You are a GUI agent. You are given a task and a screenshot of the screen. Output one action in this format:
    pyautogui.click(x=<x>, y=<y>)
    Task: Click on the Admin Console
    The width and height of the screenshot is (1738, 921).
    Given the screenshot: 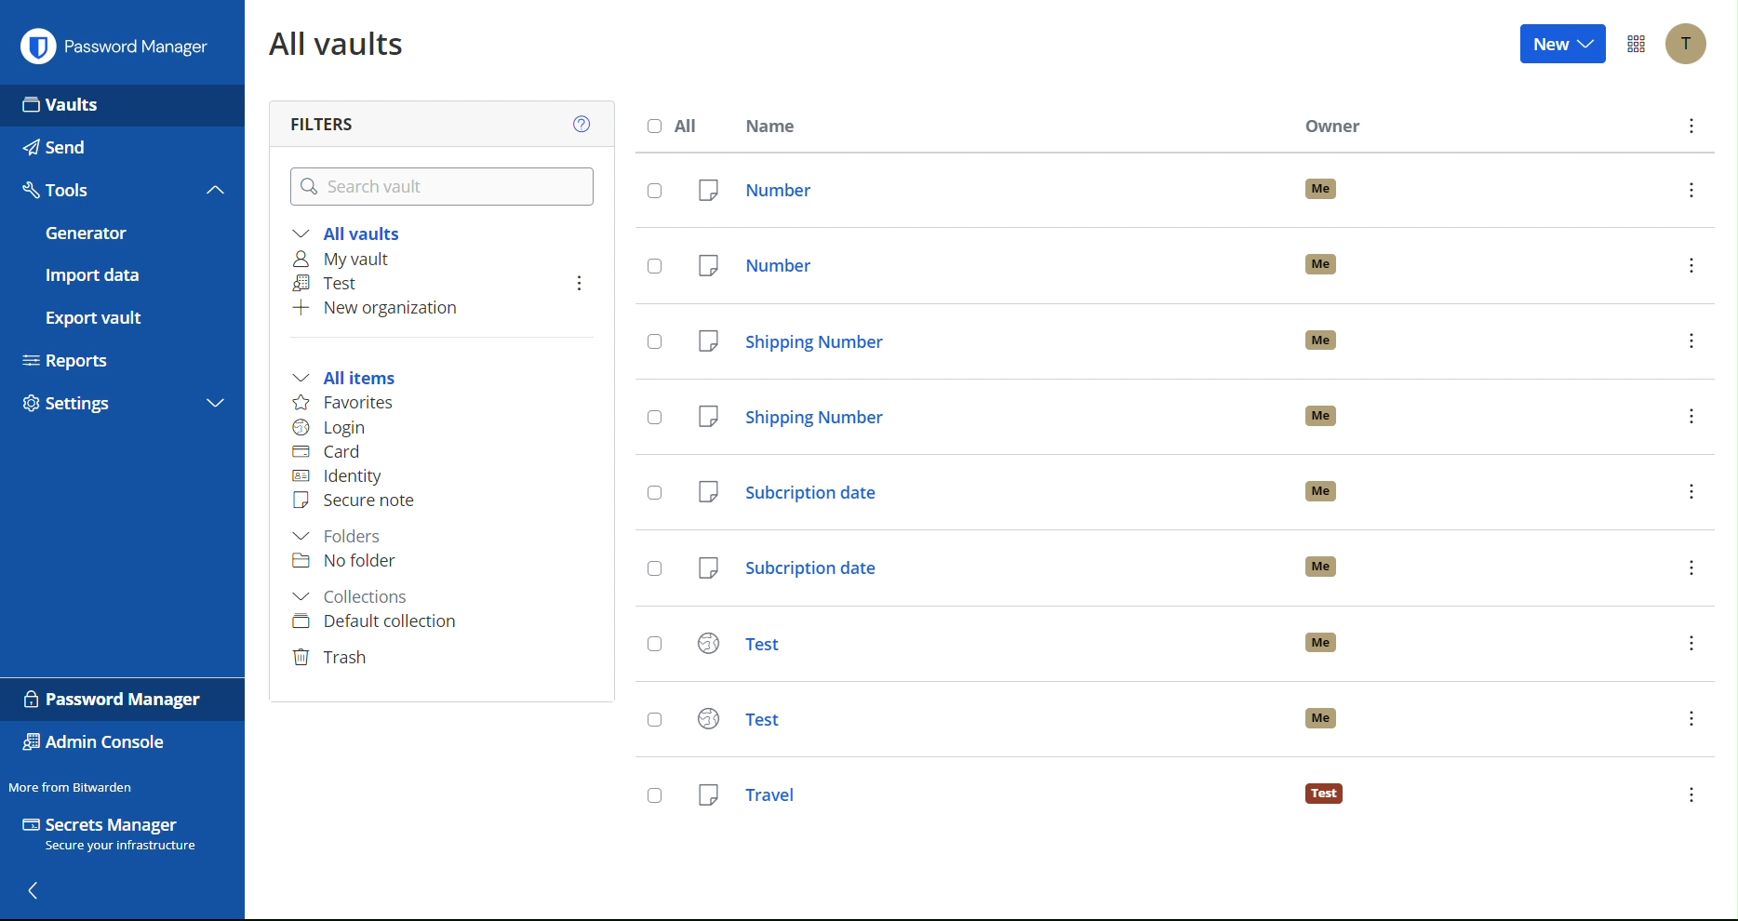 What is the action you would take?
    pyautogui.click(x=96, y=744)
    